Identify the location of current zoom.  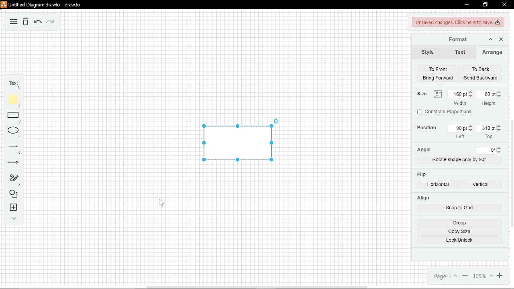
(500, 275).